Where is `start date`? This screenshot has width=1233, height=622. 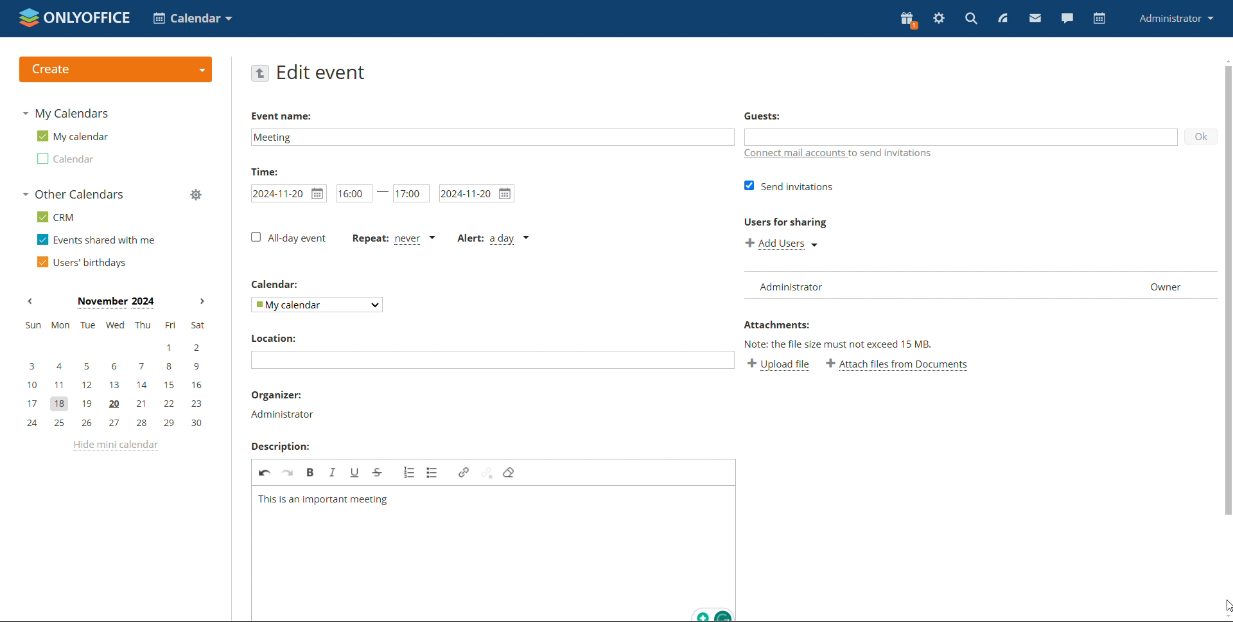 start date is located at coordinates (290, 194).